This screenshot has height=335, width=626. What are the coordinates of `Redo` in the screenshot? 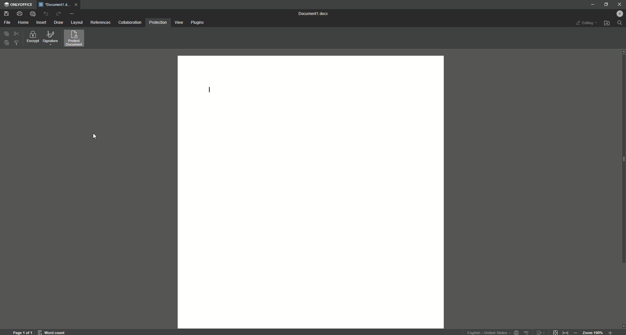 It's located at (60, 14).